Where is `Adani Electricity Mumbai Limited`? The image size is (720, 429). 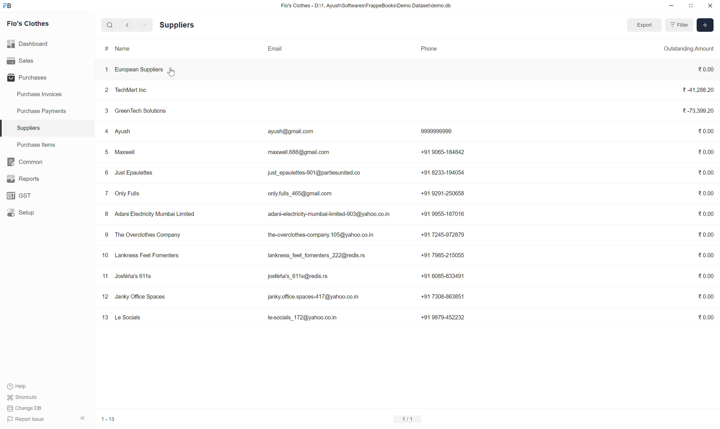 Adani Electricity Mumbai Limited is located at coordinates (157, 214).